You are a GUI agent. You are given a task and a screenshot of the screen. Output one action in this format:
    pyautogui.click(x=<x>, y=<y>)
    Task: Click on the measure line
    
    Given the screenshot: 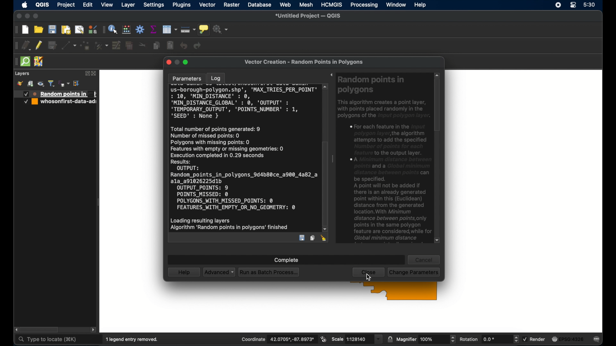 What is the action you would take?
    pyautogui.click(x=188, y=30)
    